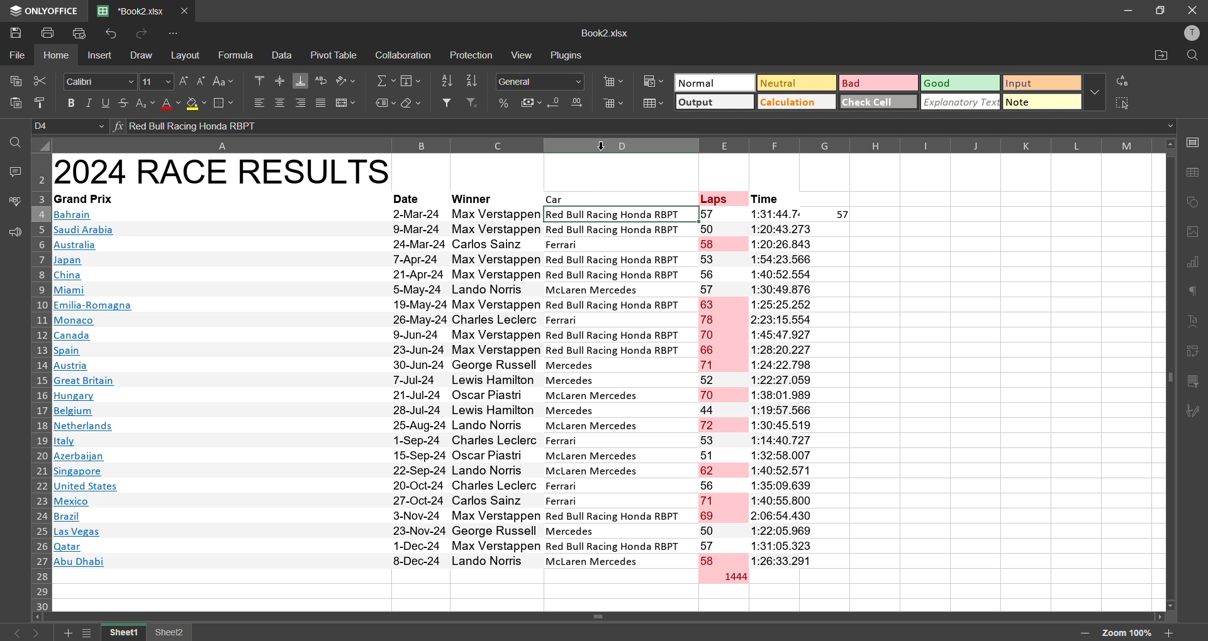  I want to click on justified, so click(321, 105).